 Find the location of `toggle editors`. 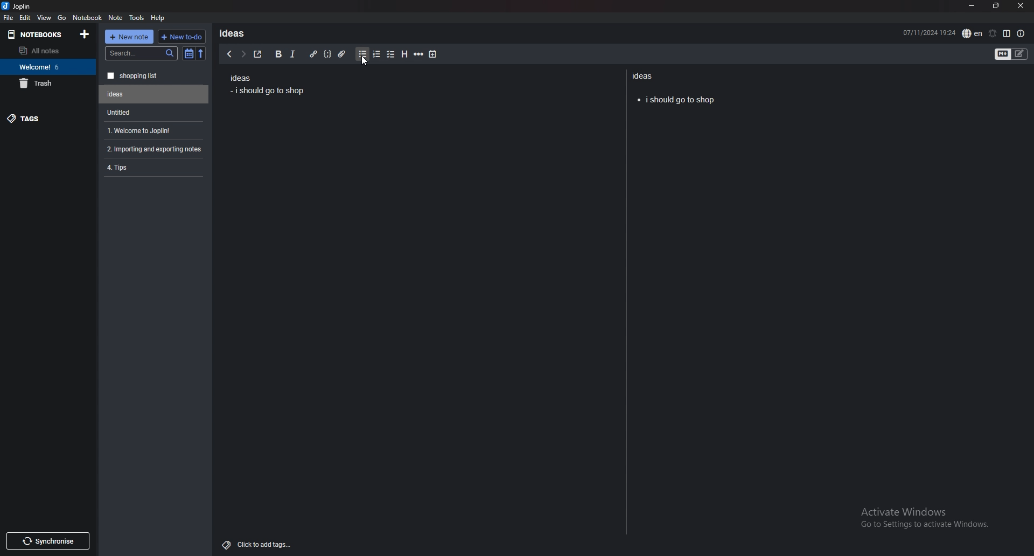

toggle editors is located at coordinates (1011, 55).